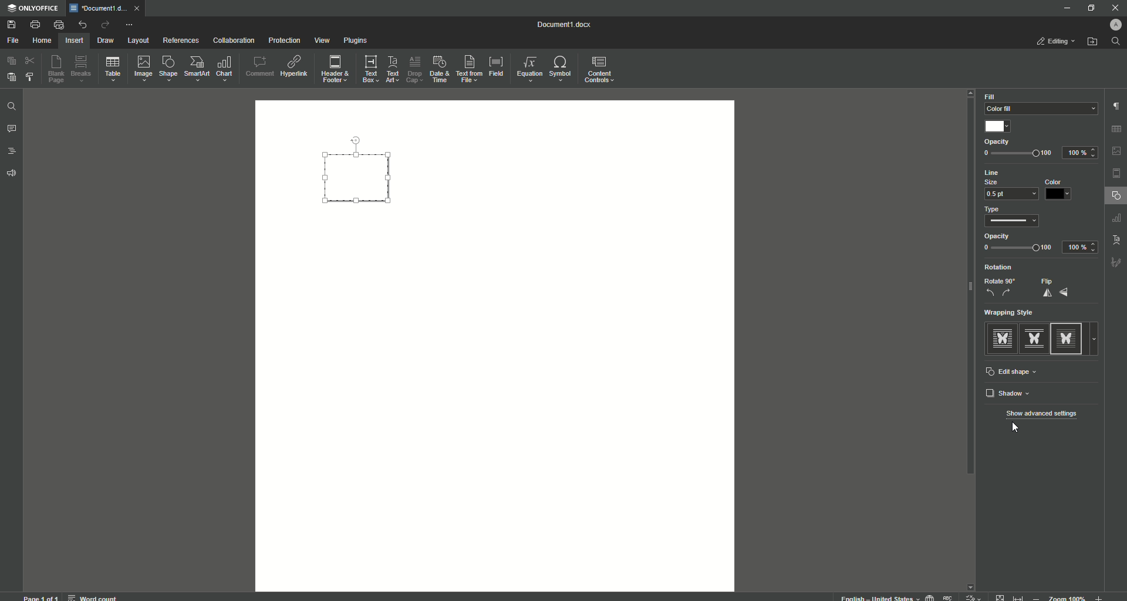  Describe the element at coordinates (73, 40) in the screenshot. I see `Insert` at that location.